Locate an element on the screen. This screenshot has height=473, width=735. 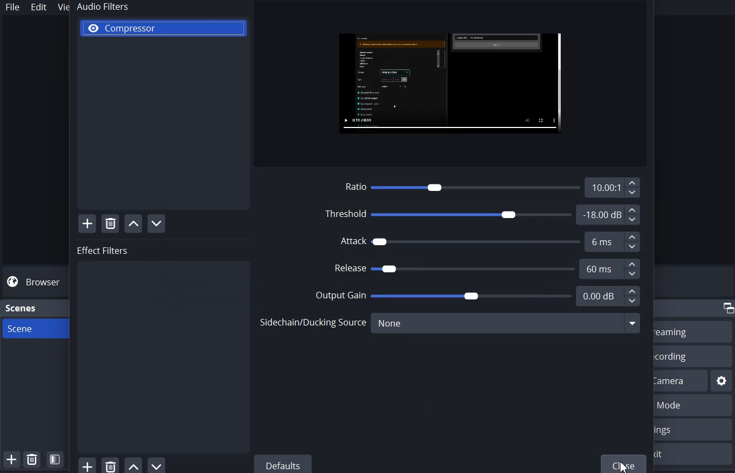
Attack 6 ms is located at coordinates (487, 242).